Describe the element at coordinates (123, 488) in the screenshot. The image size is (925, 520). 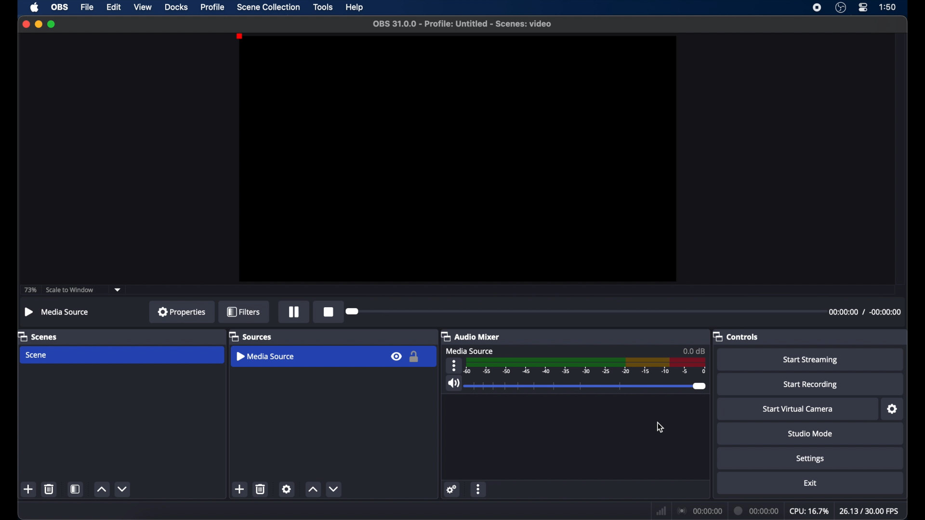
I see `decrement` at that location.